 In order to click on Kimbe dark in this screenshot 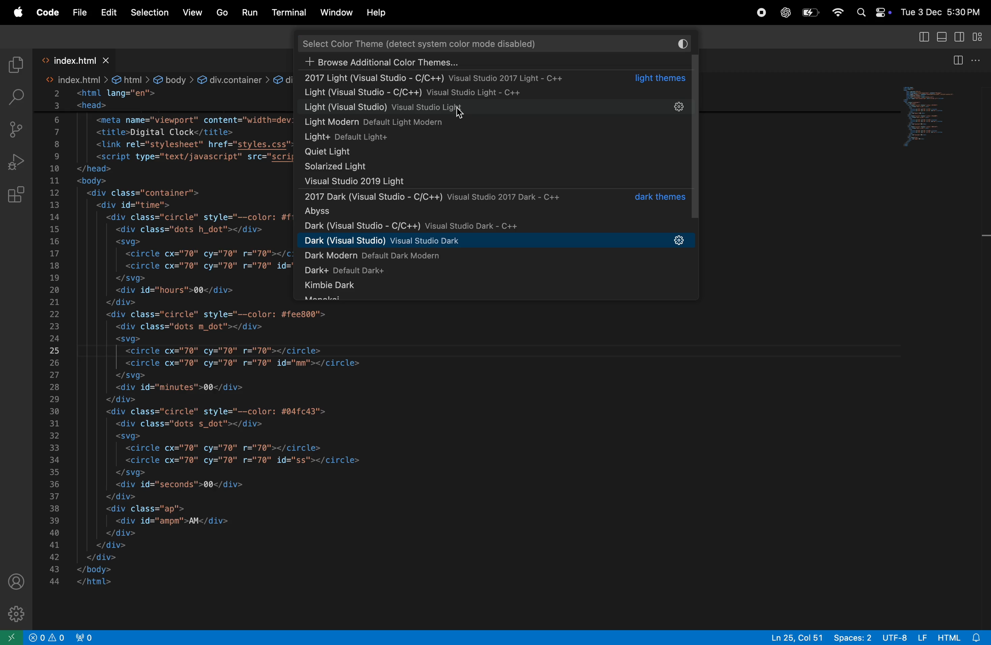, I will do `click(368, 287)`.